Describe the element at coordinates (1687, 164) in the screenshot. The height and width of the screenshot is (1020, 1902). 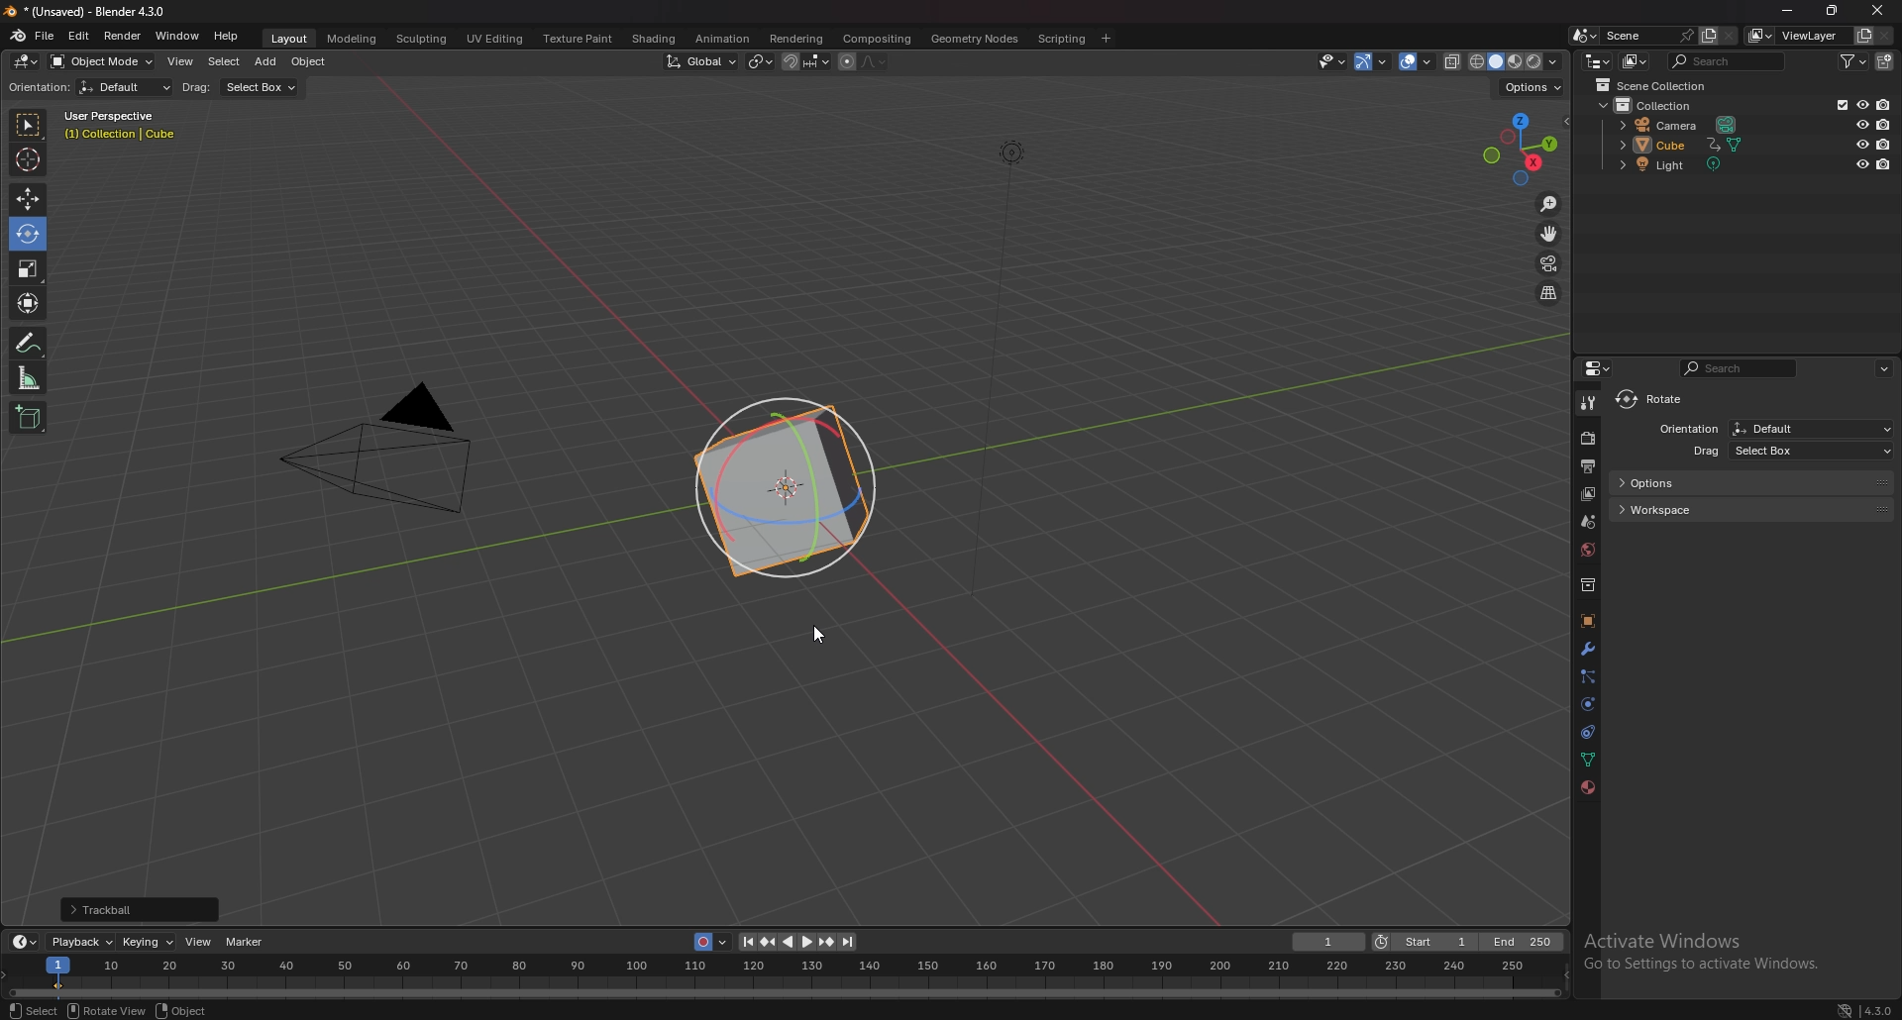
I see `light` at that location.